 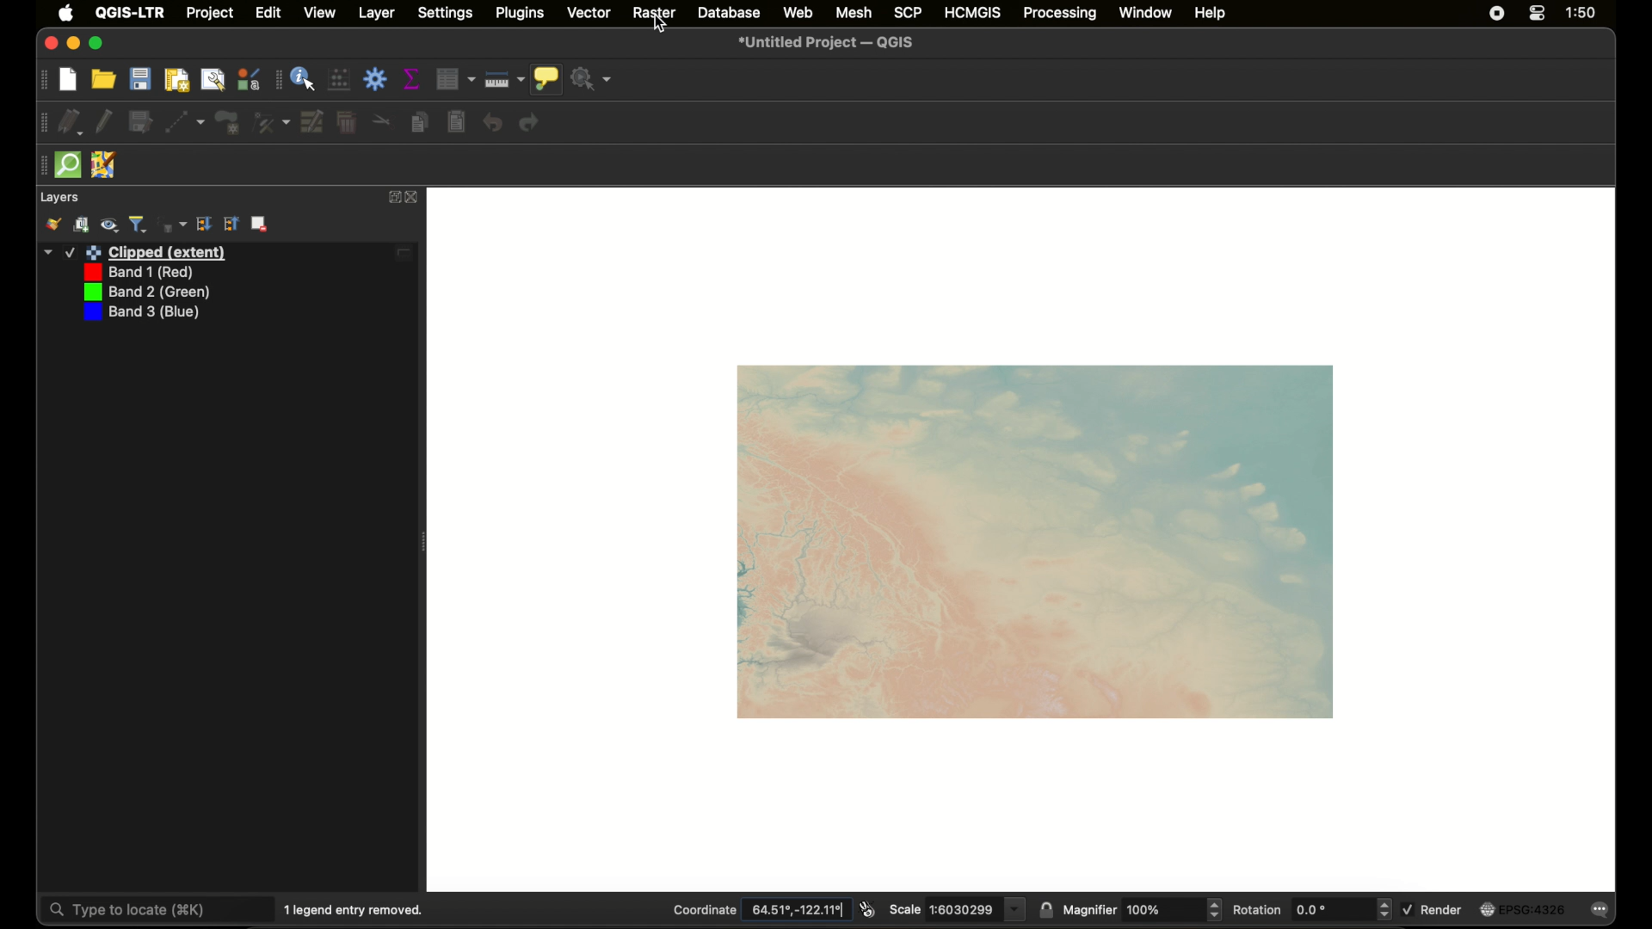 What do you see at coordinates (109, 225) in the screenshot?
I see `manage map theme` at bounding box center [109, 225].